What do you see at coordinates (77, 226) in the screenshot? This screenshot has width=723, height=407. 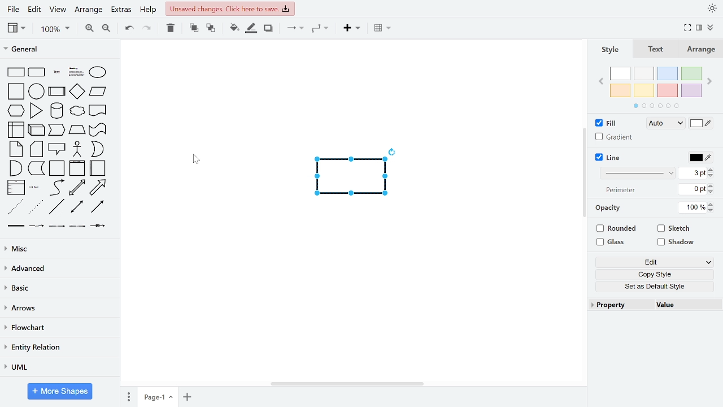 I see `general shapes` at bounding box center [77, 226].